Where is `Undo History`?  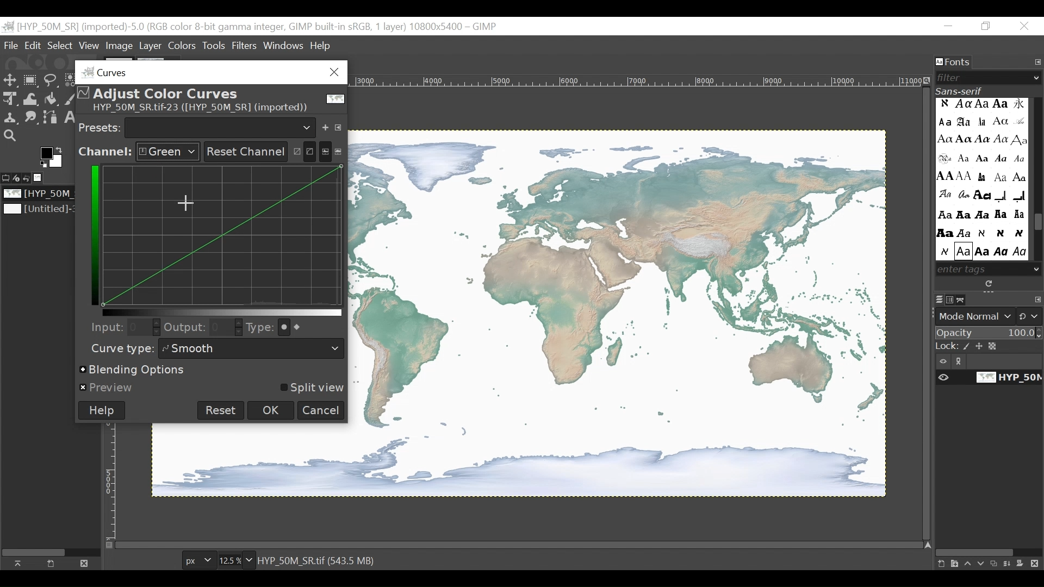 Undo History is located at coordinates (30, 178).